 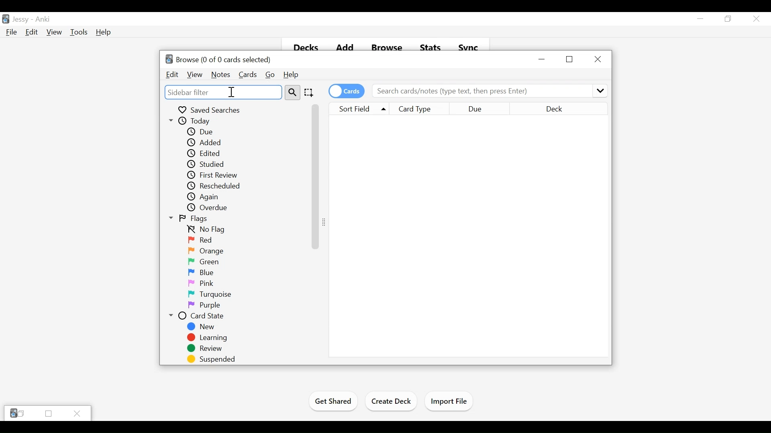 What do you see at coordinates (104, 32) in the screenshot?
I see `Help` at bounding box center [104, 32].